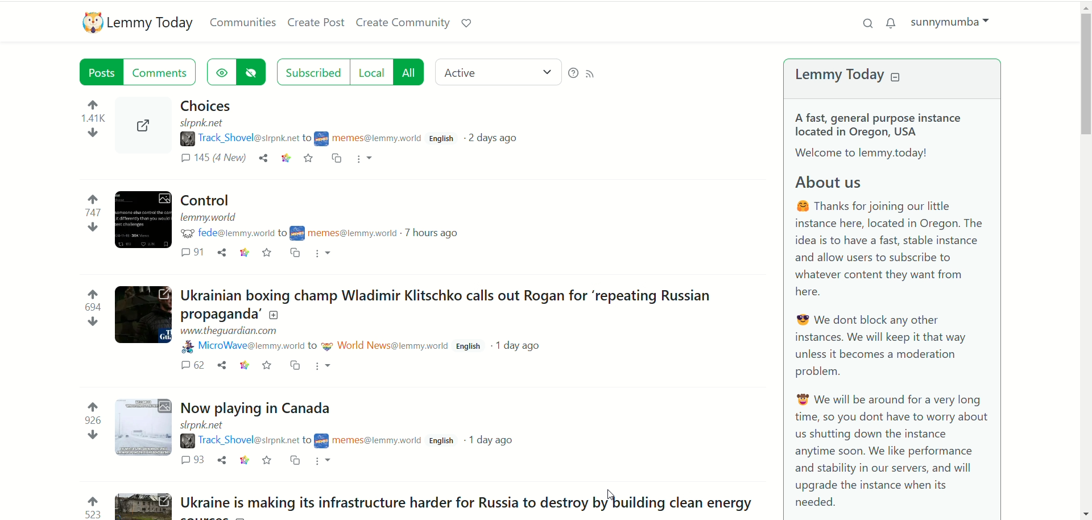 This screenshot has height=520, width=1092. What do you see at coordinates (440, 441) in the screenshot?
I see `english` at bounding box center [440, 441].